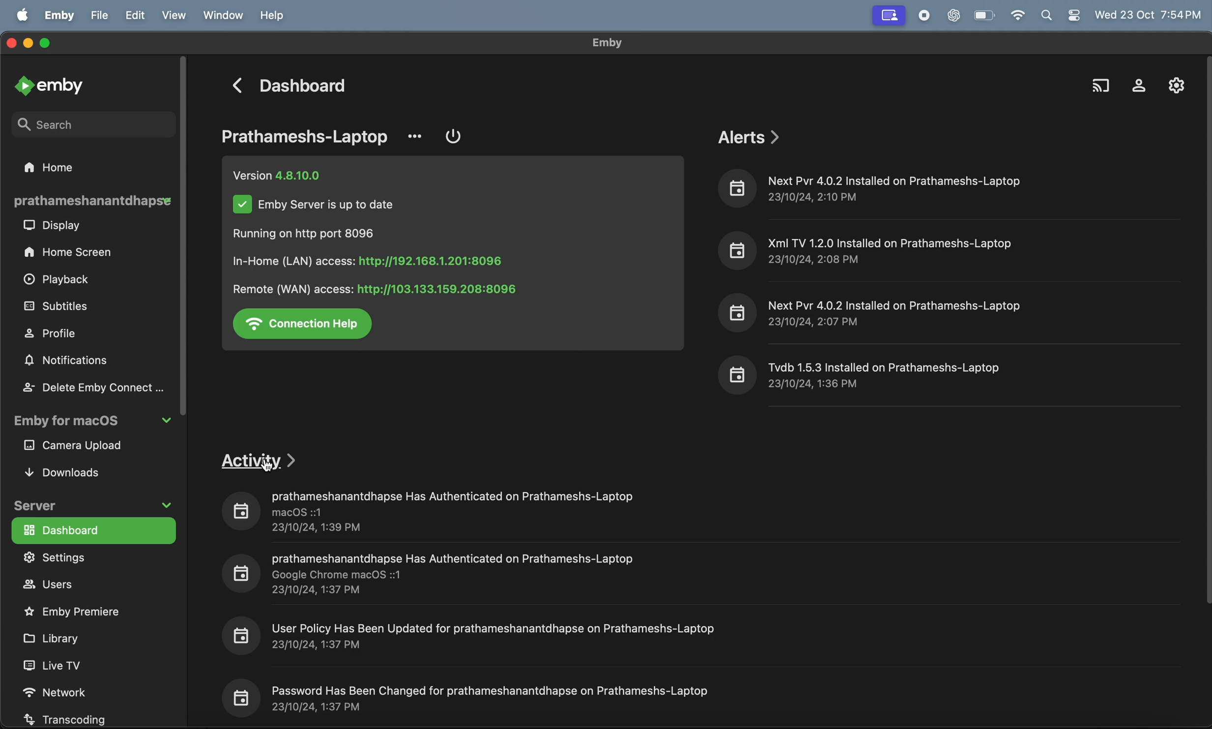 The image size is (1212, 729). Describe the element at coordinates (1017, 16) in the screenshot. I see `wifi` at that location.